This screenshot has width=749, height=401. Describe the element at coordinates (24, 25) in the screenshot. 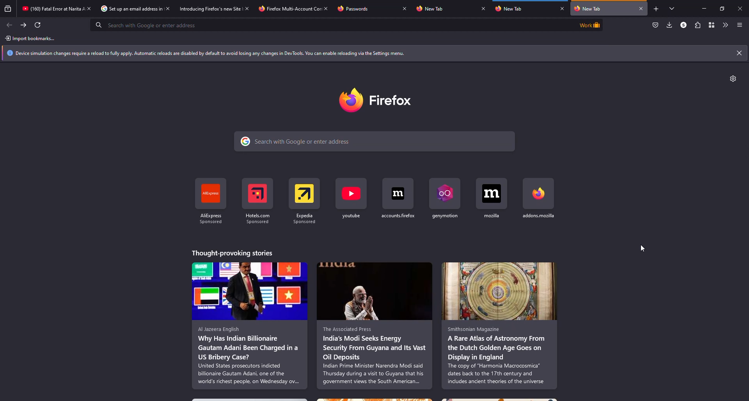

I see `forward` at that location.